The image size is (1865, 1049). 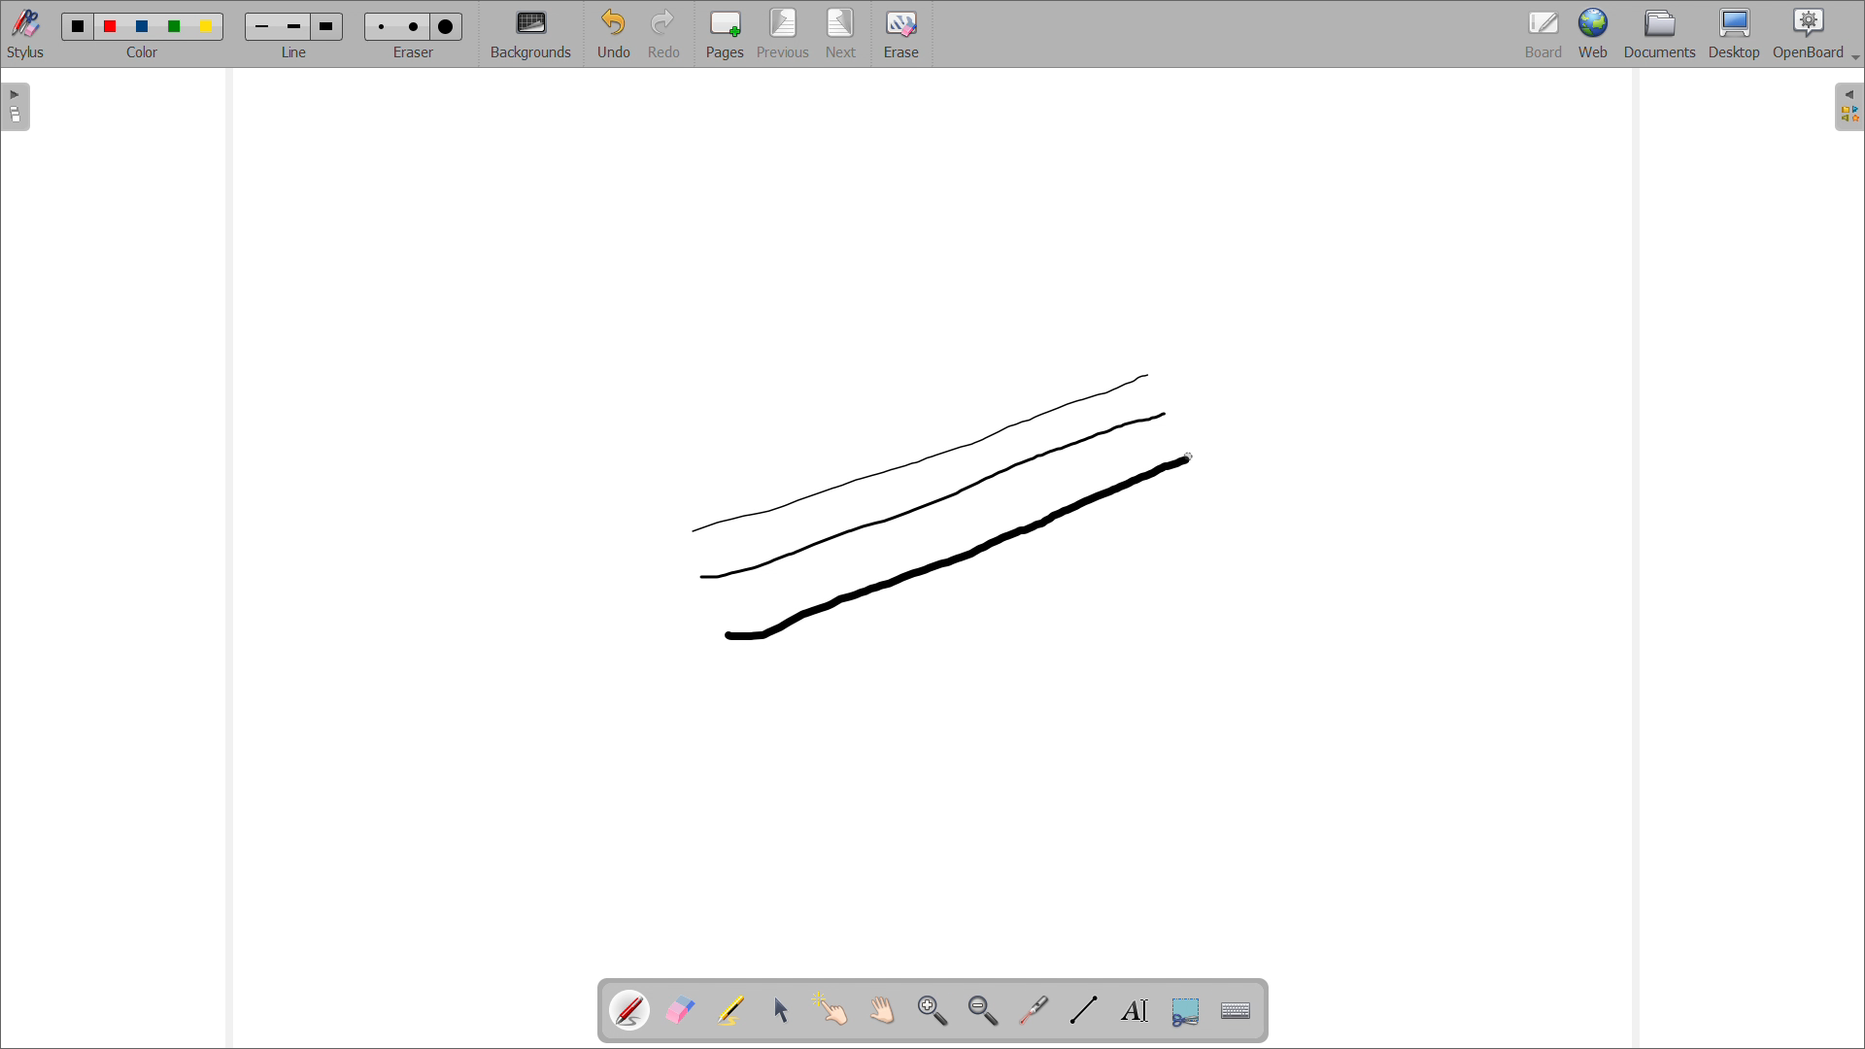 What do you see at coordinates (79, 25) in the screenshot?
I see `color` at bounding box center [79, 25].